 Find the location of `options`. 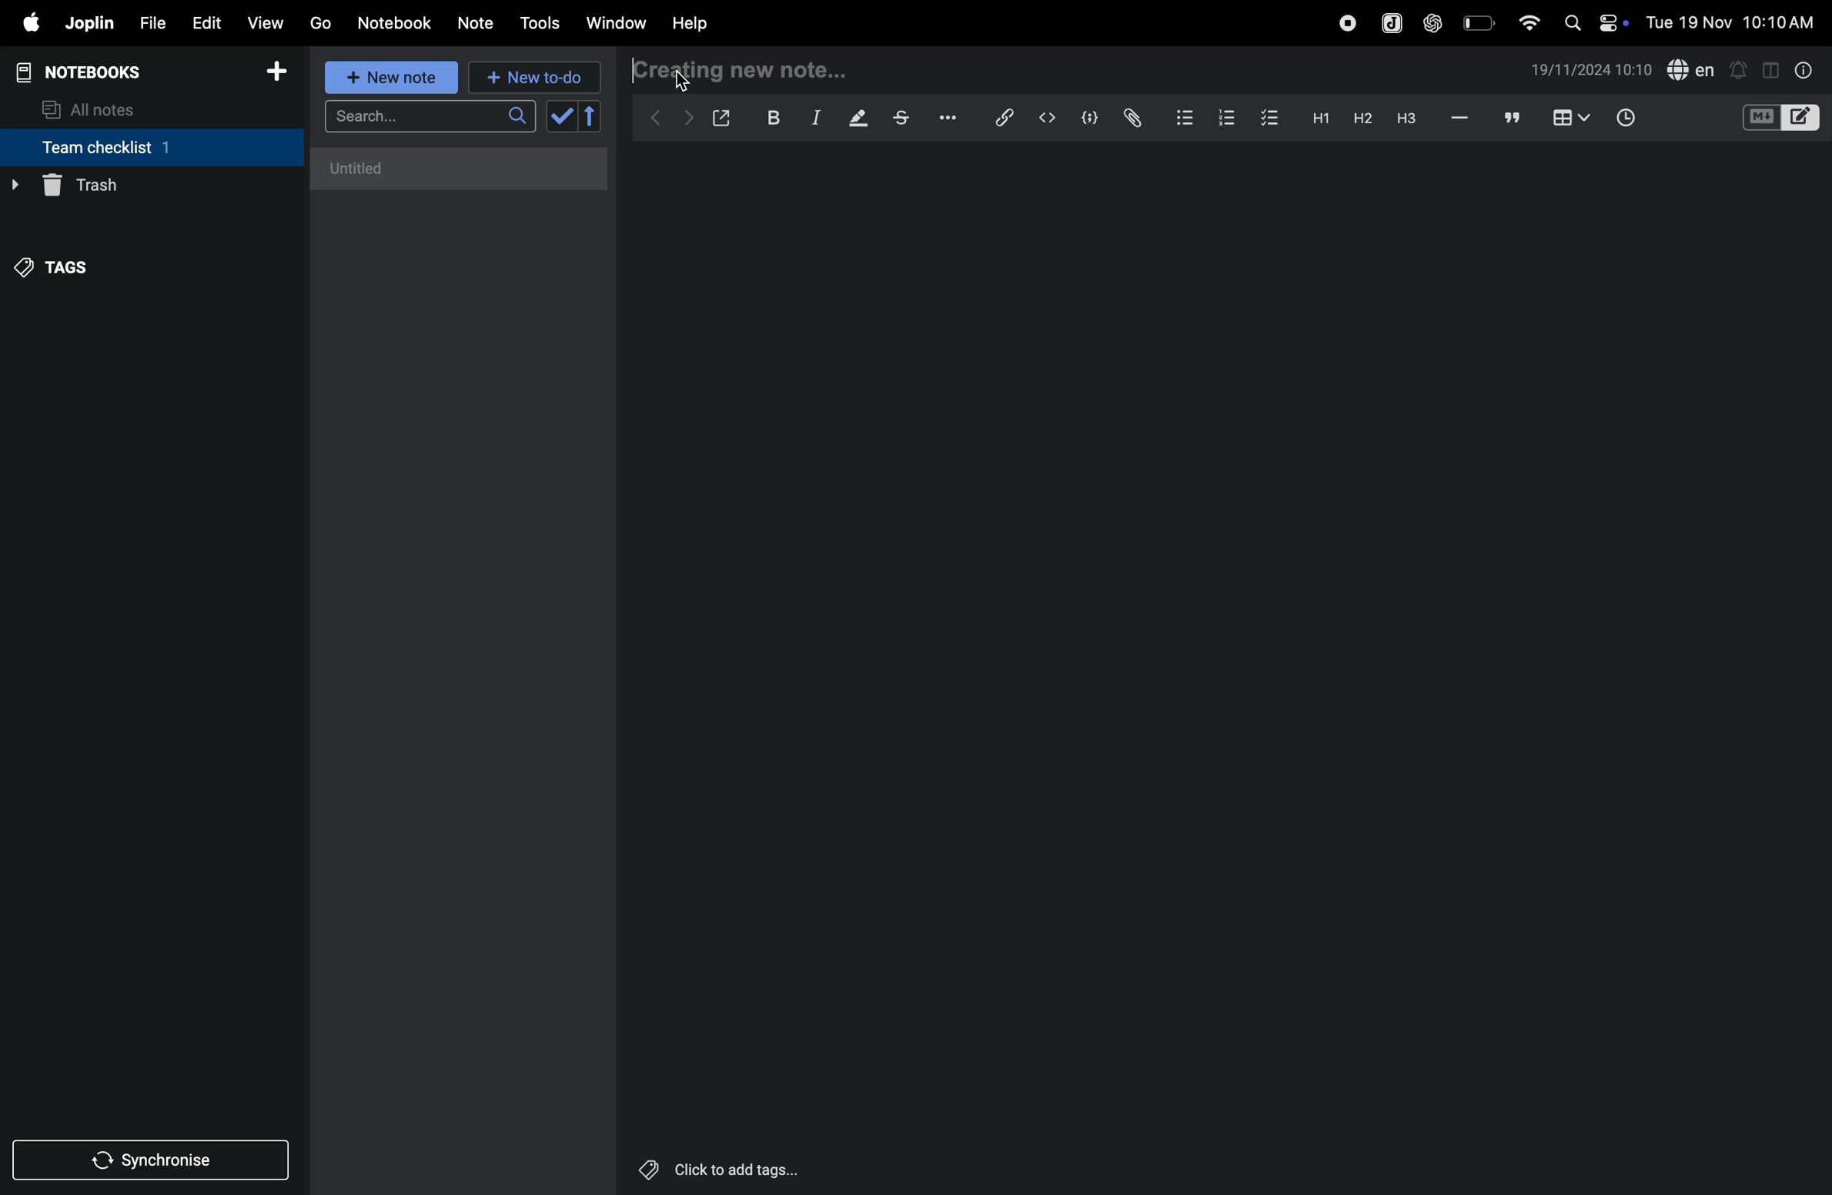

options is located at coordinates (945, 118).